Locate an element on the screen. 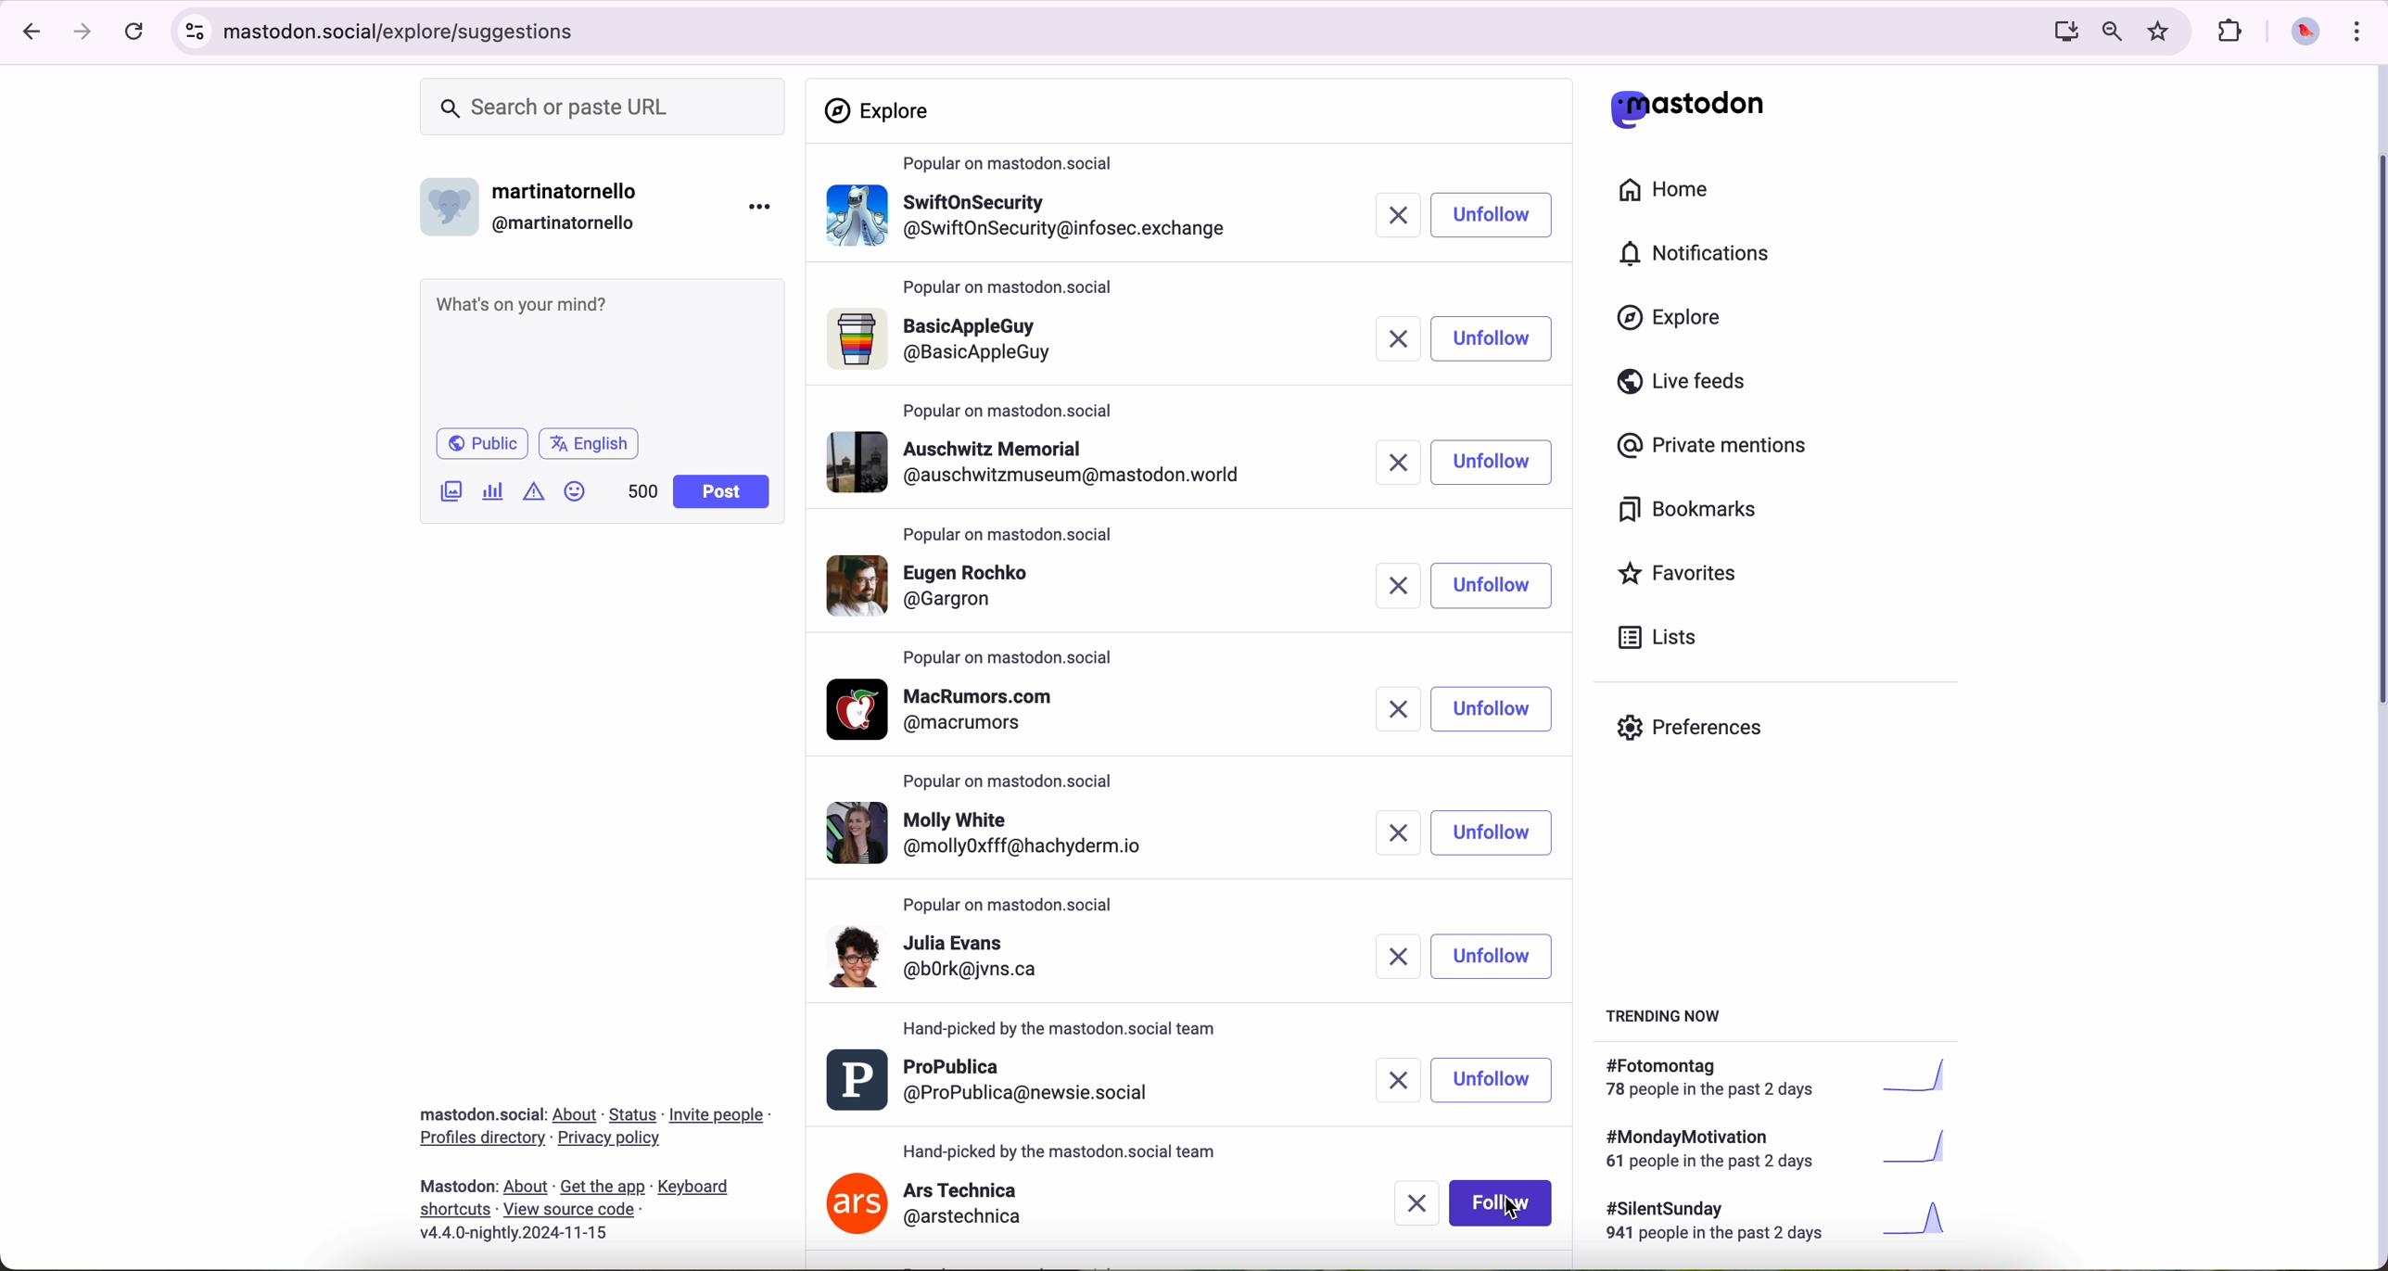 The height and width of the screenshot is (1271, 2388). click on follow is located at coordinates (1505, 1205).